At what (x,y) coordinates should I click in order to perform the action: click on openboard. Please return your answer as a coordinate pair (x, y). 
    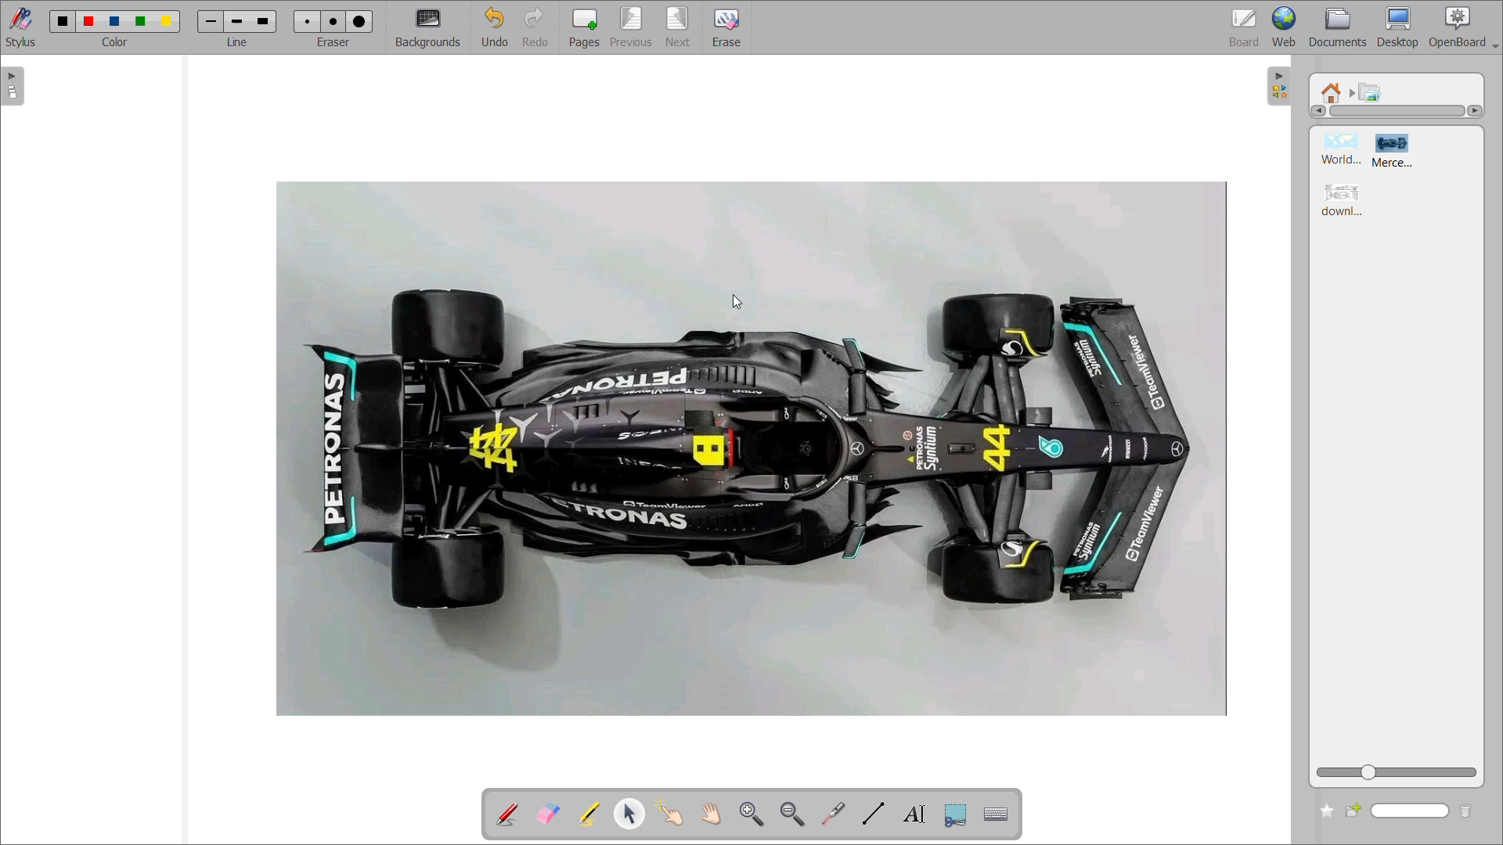
    Looking at the image, I should click on (1461, 28).